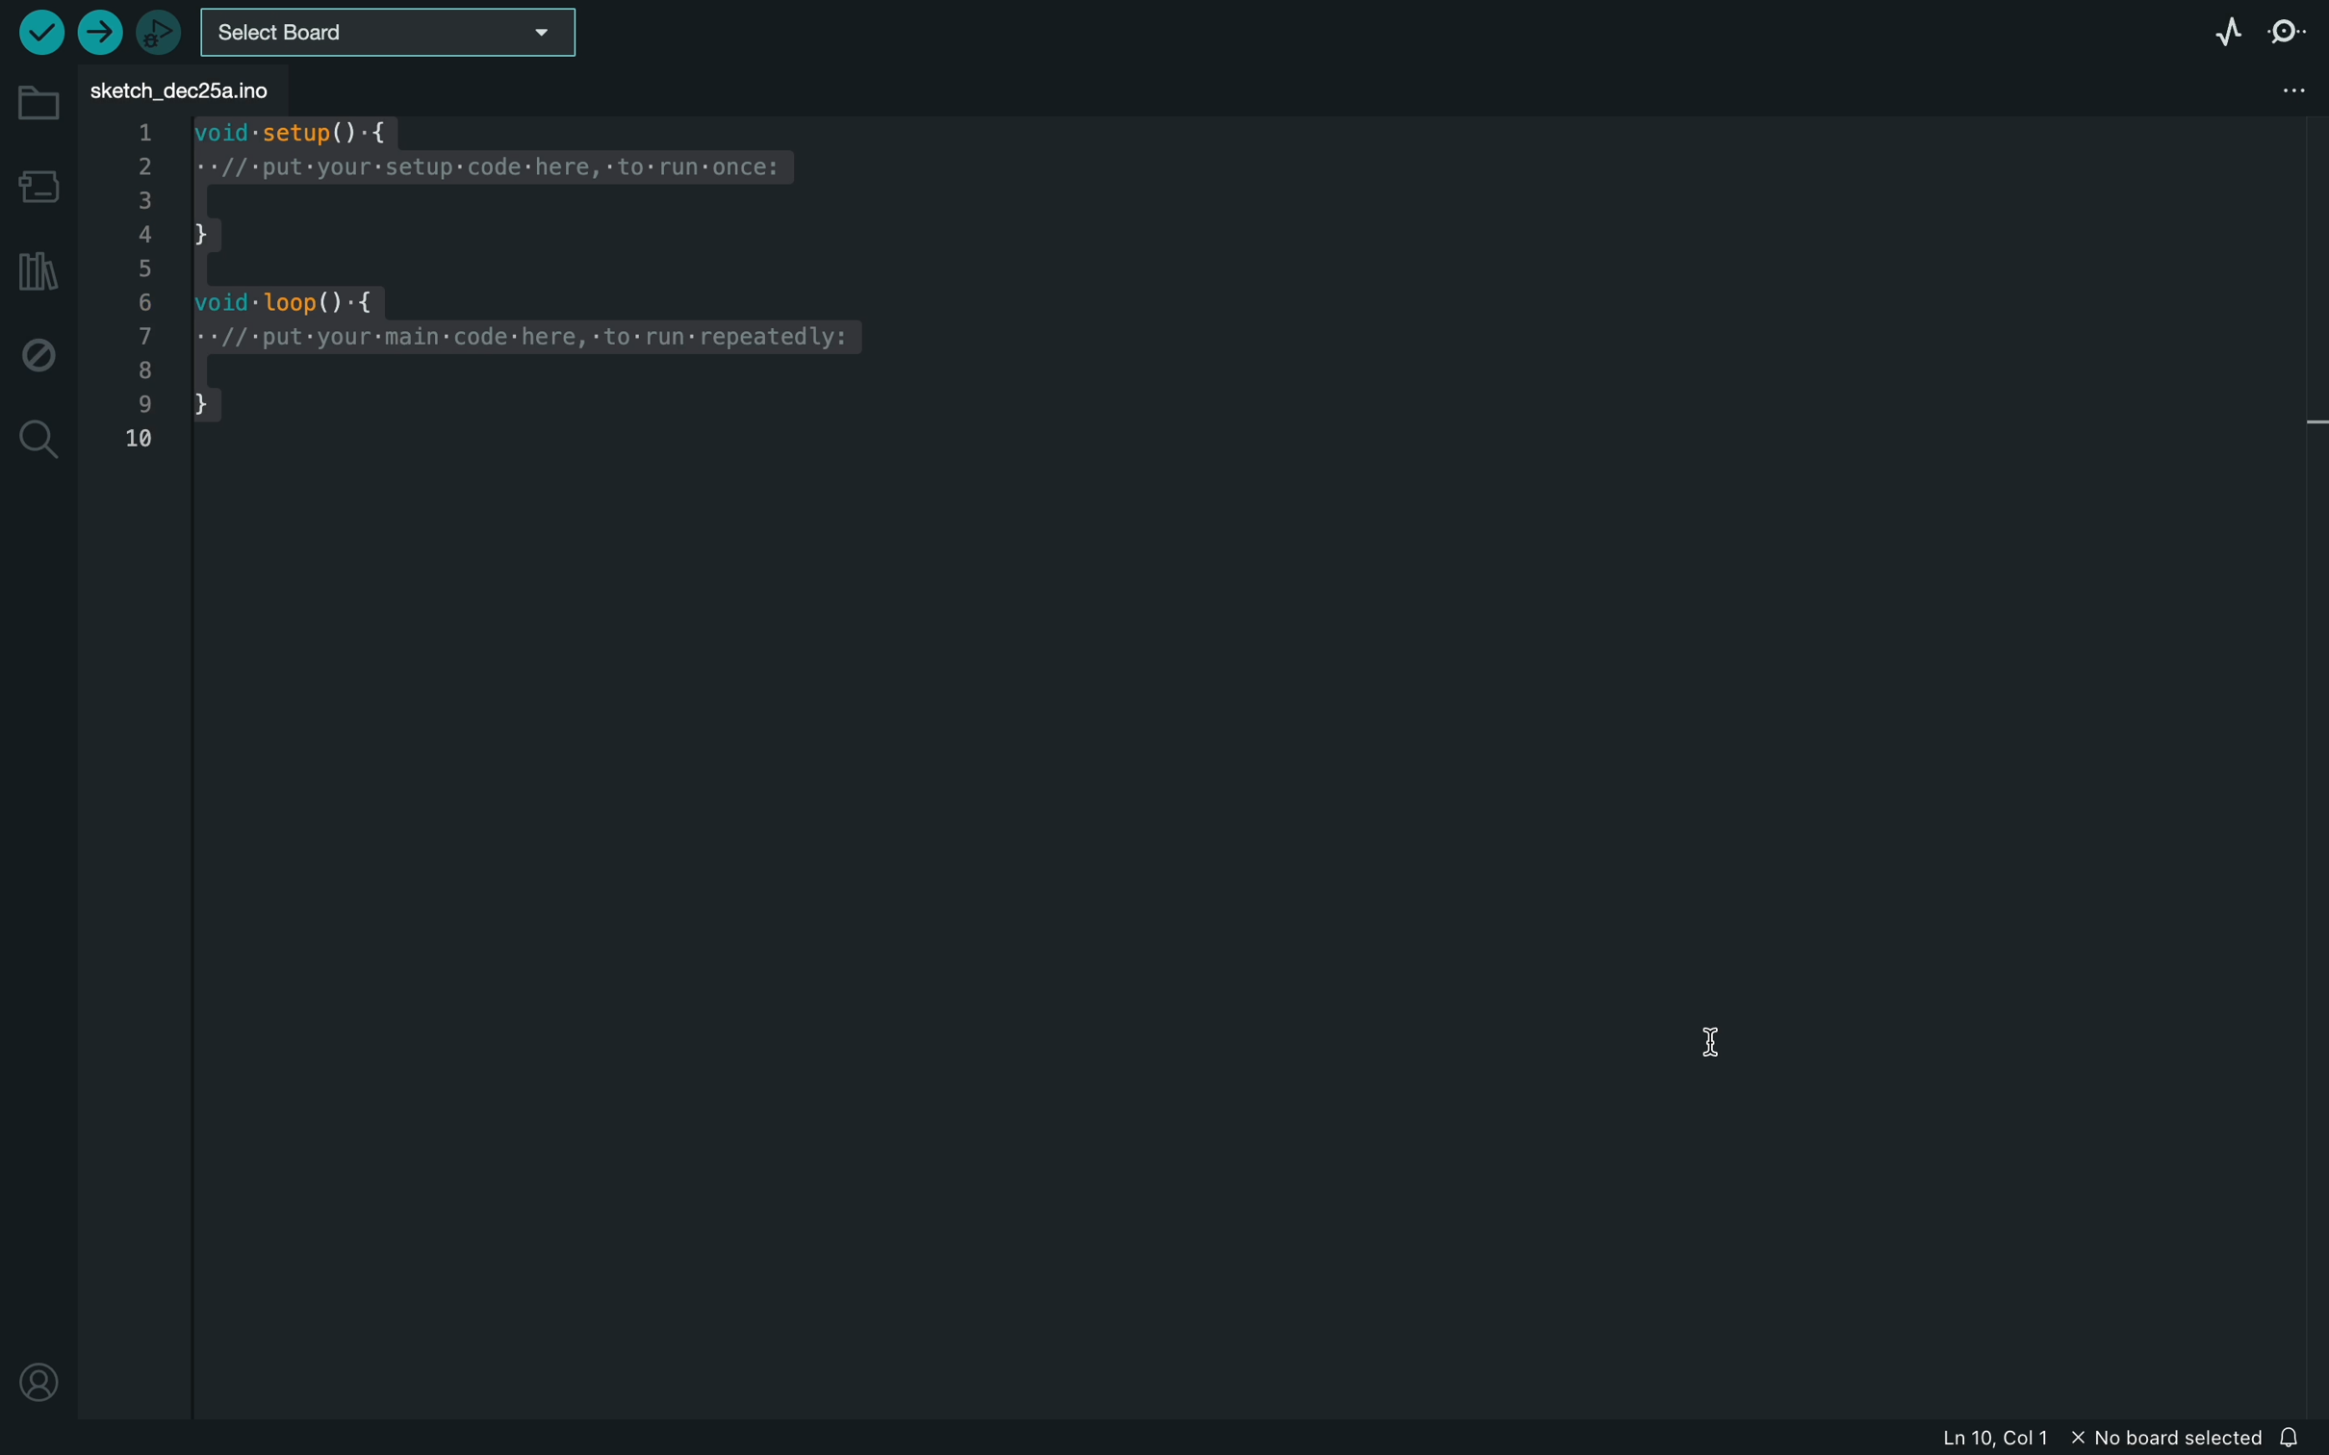 Image resolution: width=2329 pixels, height=1455 pixels. What do you see at coordinates (38, 35) in the screenshot?
I see `verify` at bounding box center [38, 35].